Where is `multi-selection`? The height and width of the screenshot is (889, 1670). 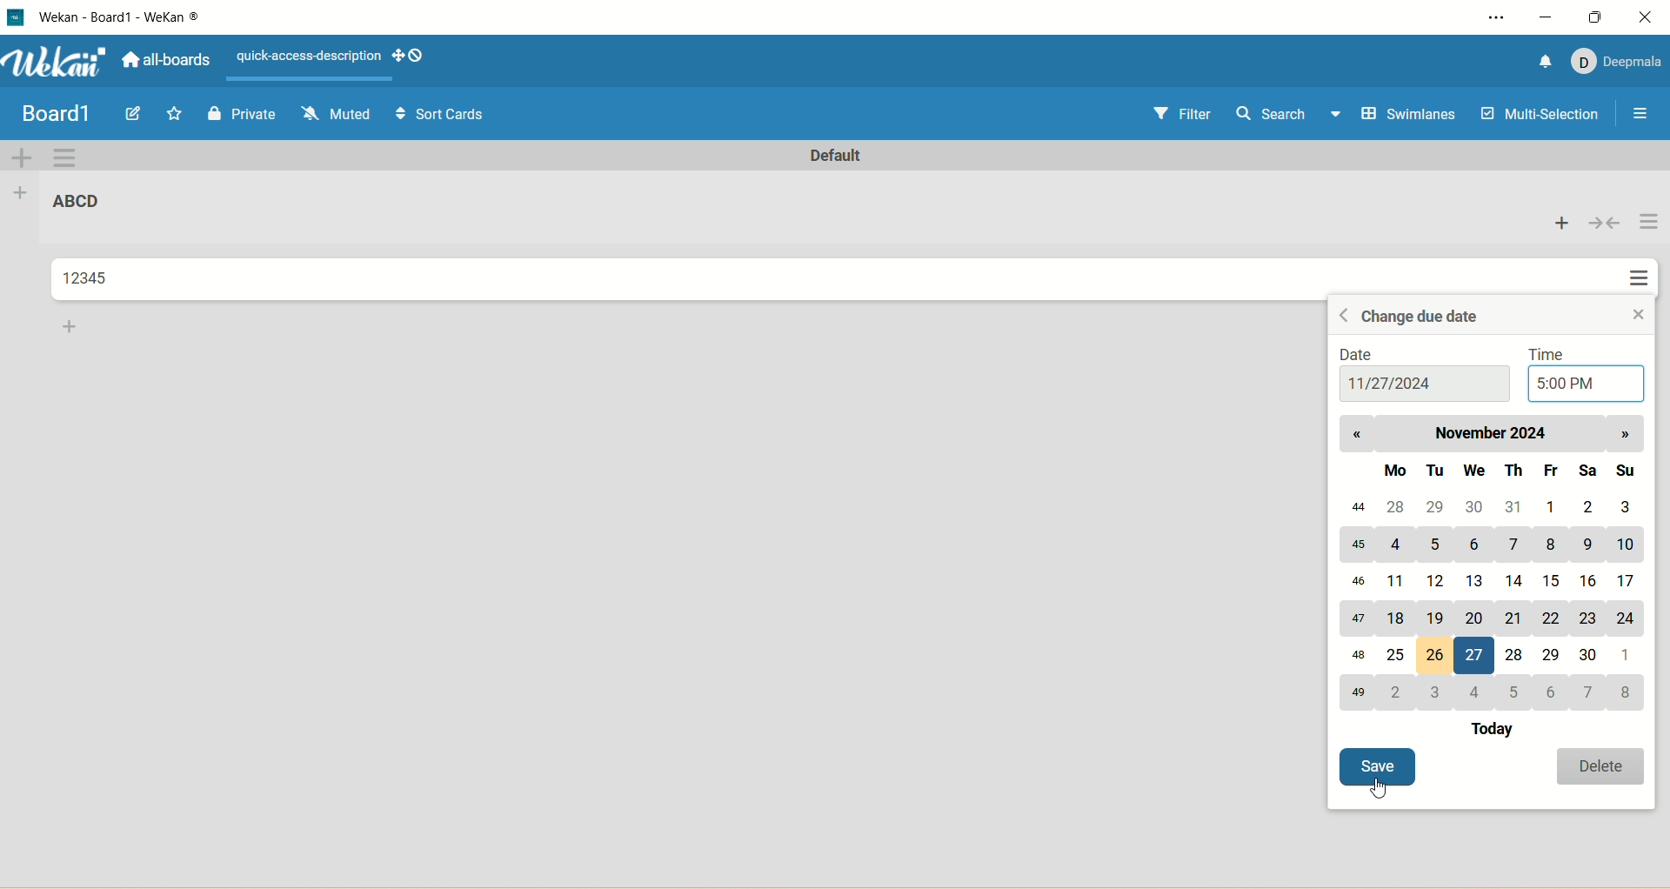 multi-selection is located at coordinates (1540, 117).